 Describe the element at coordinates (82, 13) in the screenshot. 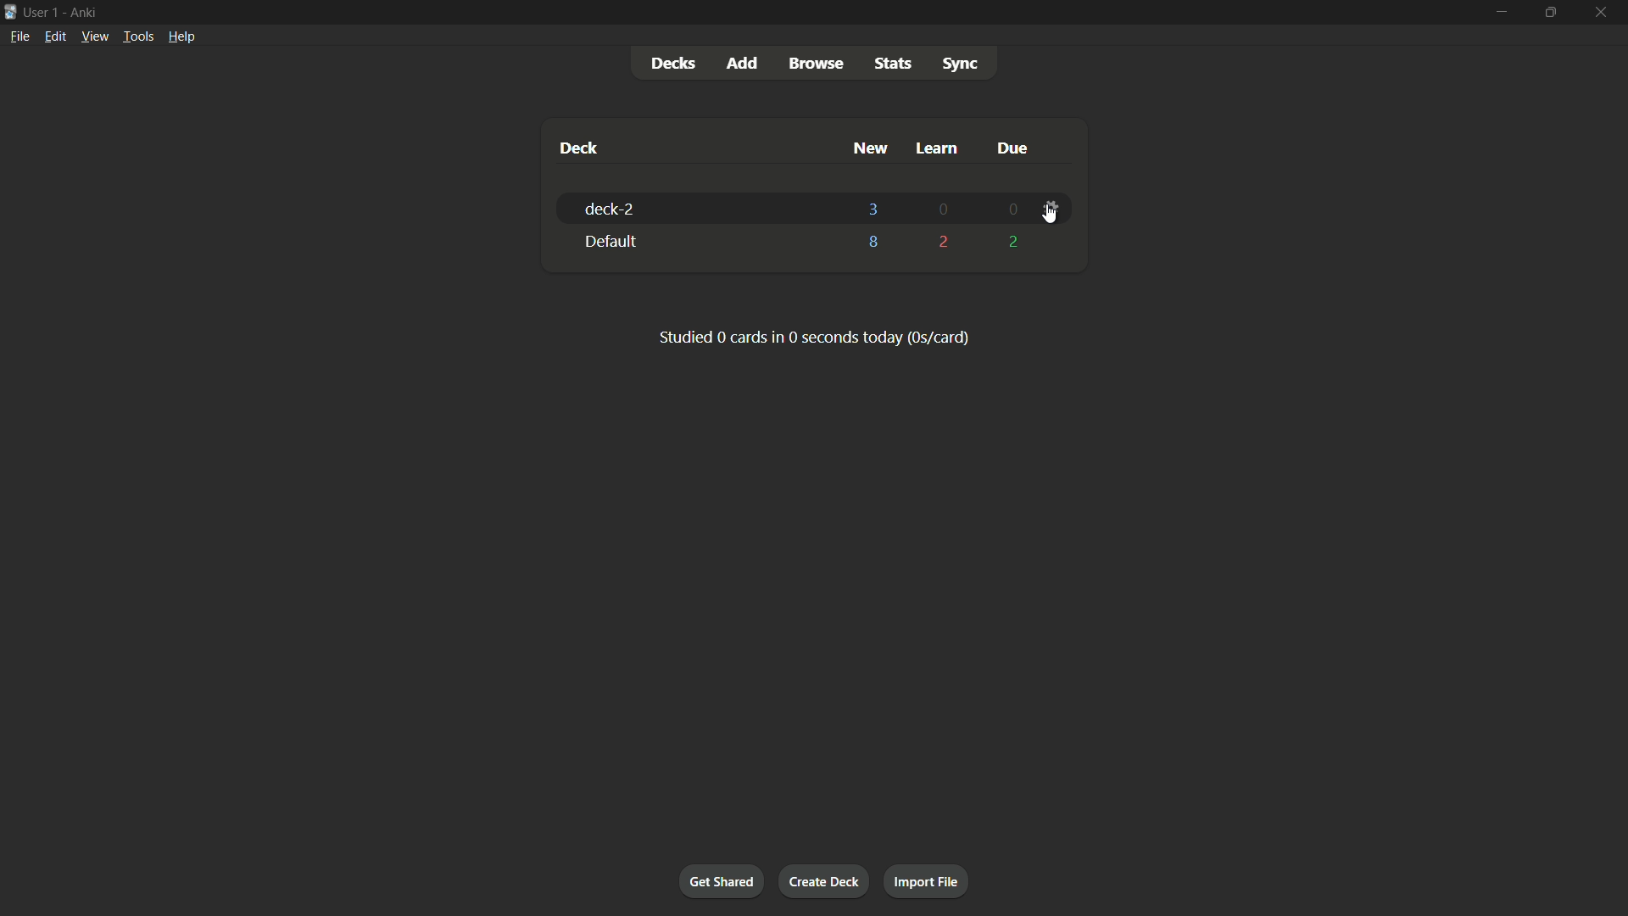

I see `app name` at that location.